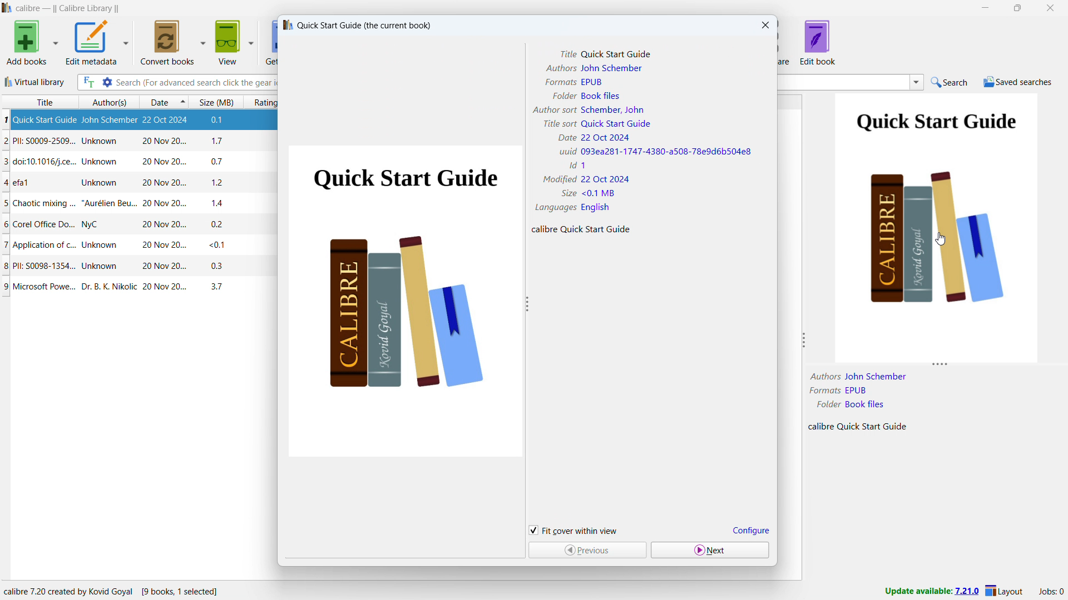 This screenshot has height=600, width=1068. Describe the element at coordinates (950, 82) in the screenshot. I see `do a quick search` at that location.